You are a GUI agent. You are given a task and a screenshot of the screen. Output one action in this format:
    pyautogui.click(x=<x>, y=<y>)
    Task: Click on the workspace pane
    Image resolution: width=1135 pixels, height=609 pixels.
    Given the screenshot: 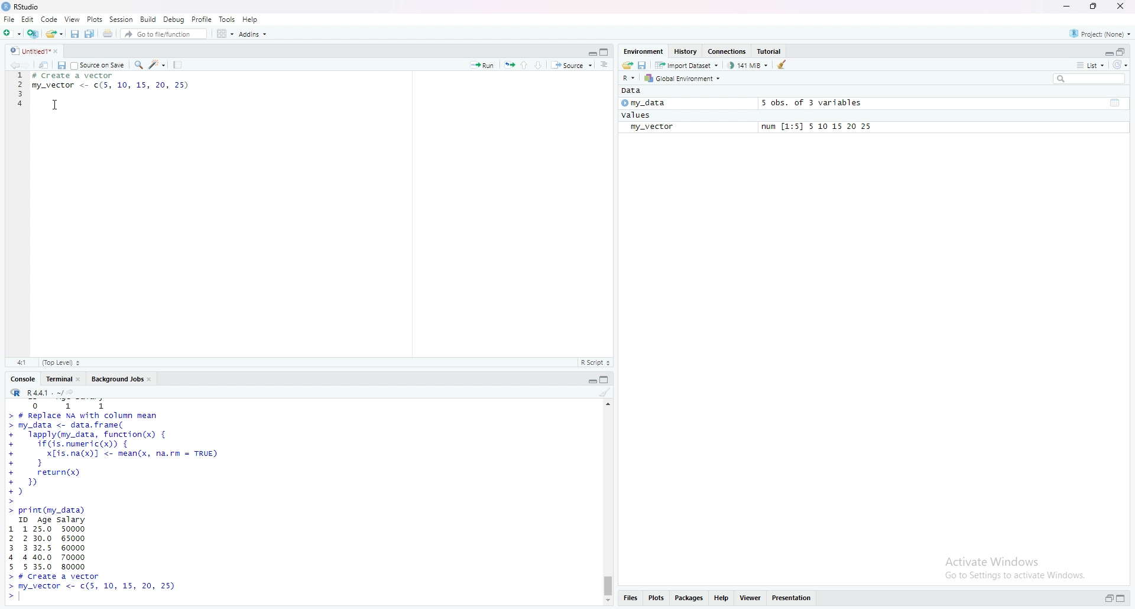 What is the action you would take?
    pyautogui.click(x=222, y=34)
    